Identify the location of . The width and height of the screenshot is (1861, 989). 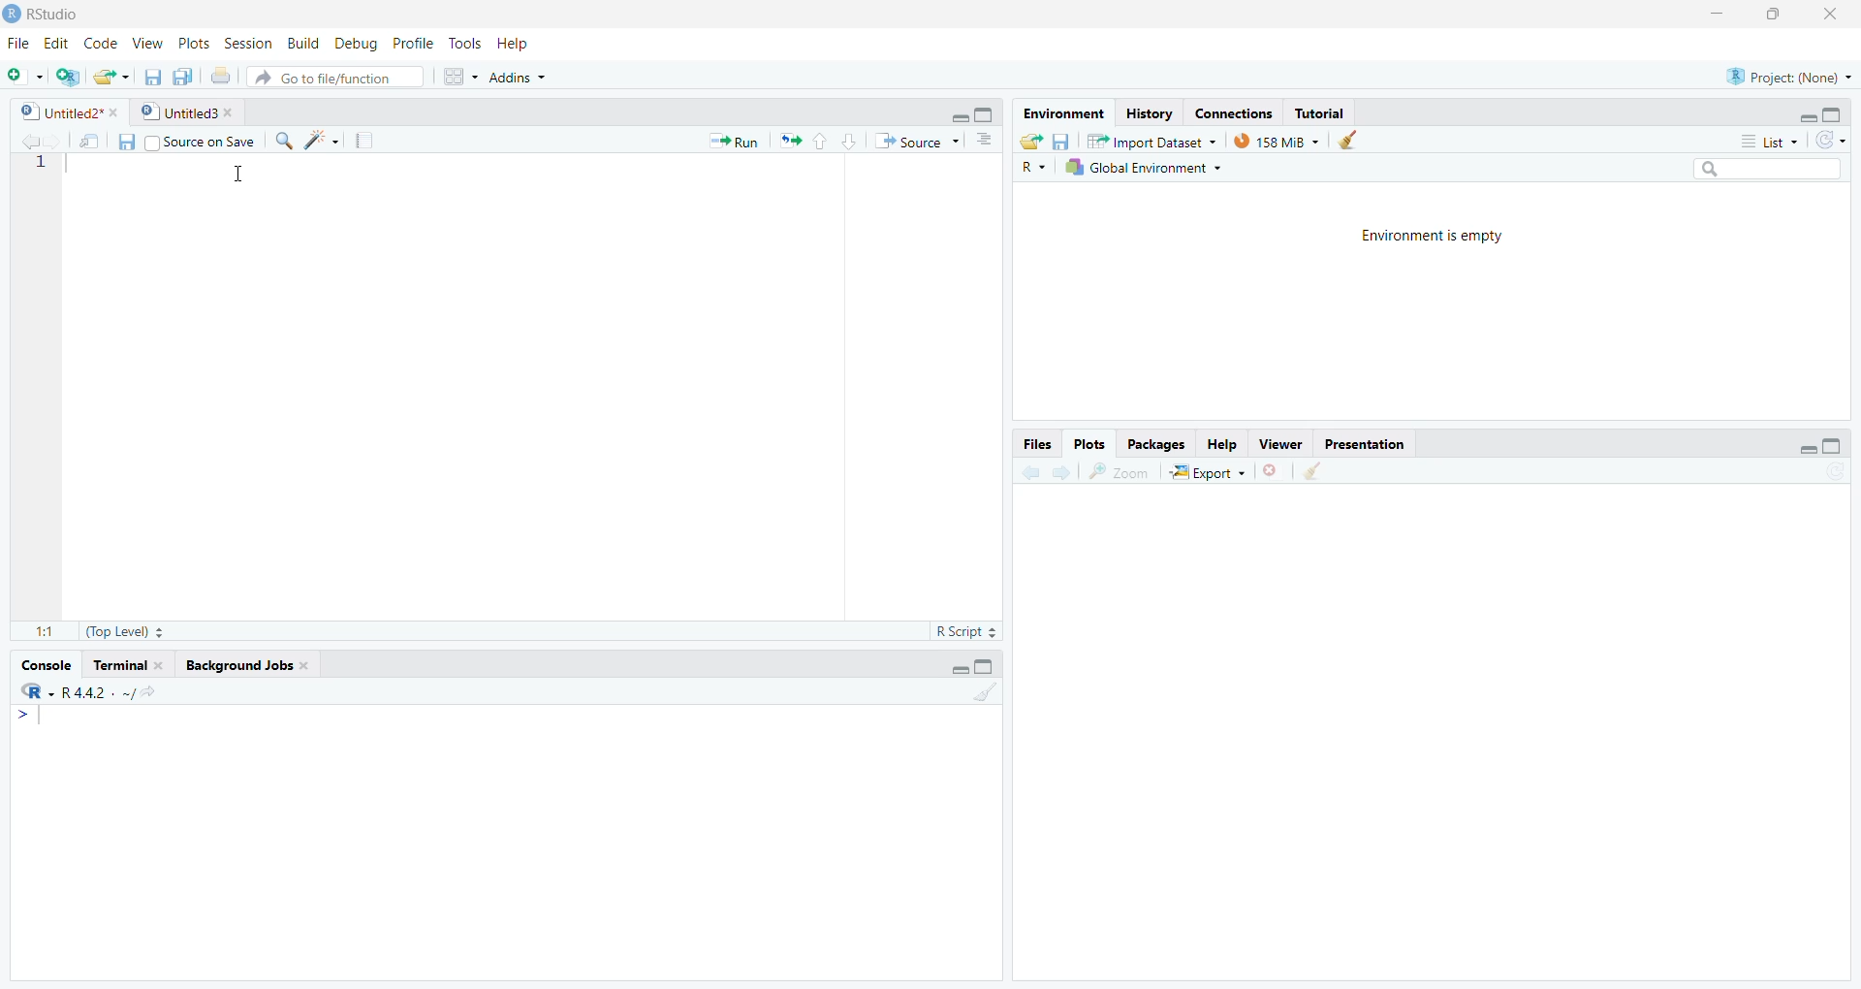
(984, 141).